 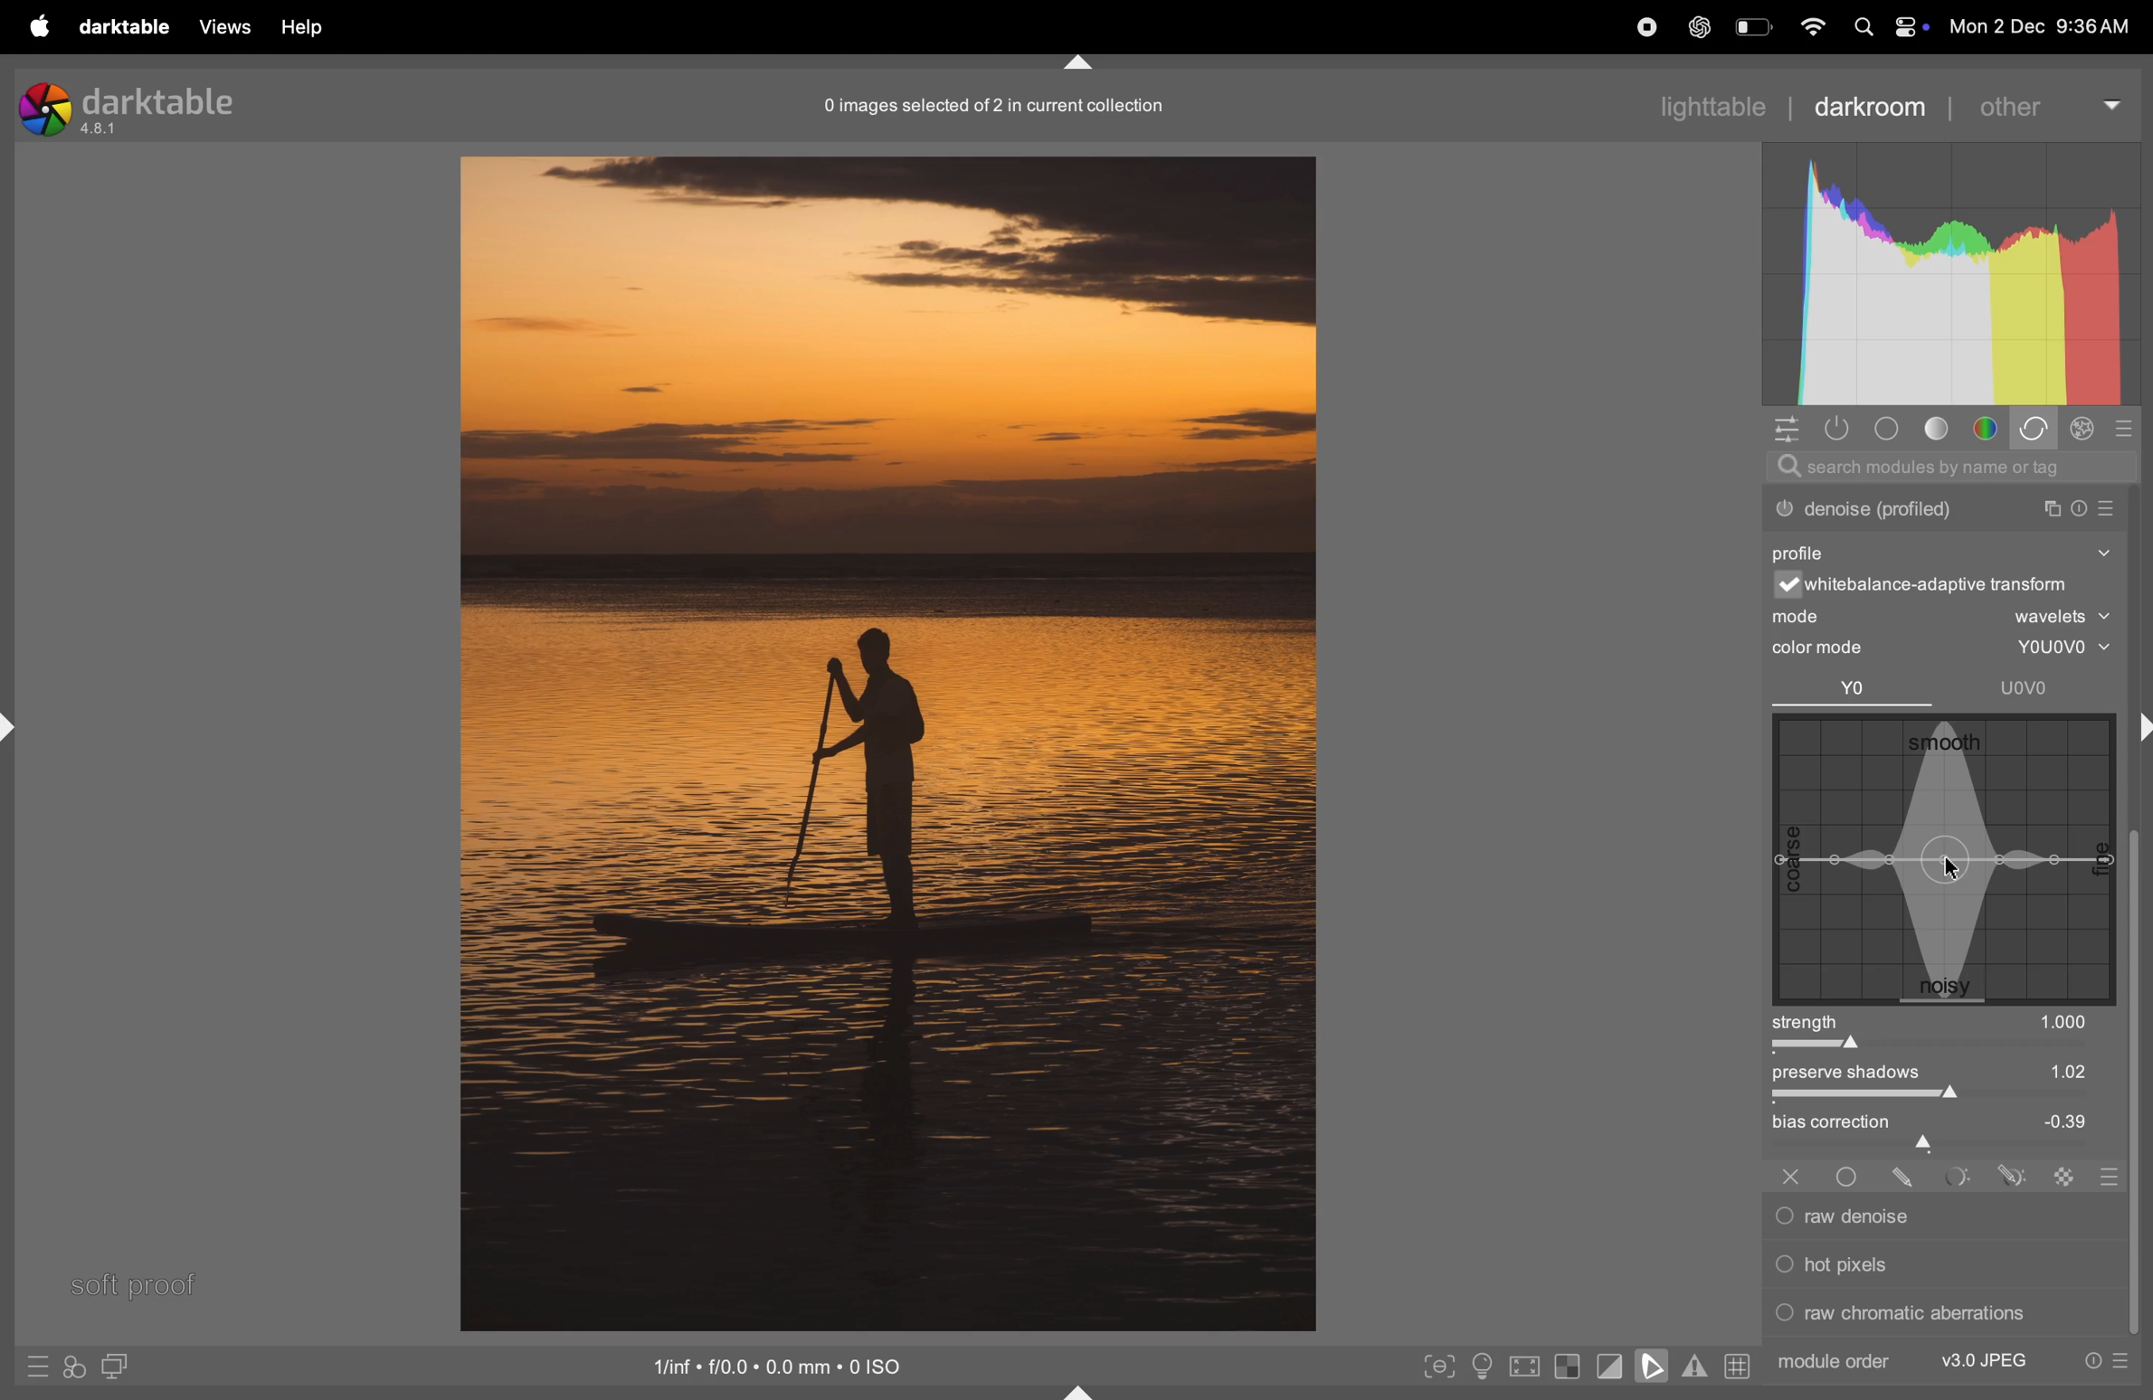 What do you see at coordinates (1809, 26) in the screenshot?
I see `wifi` at bounding box center [1809, 26].